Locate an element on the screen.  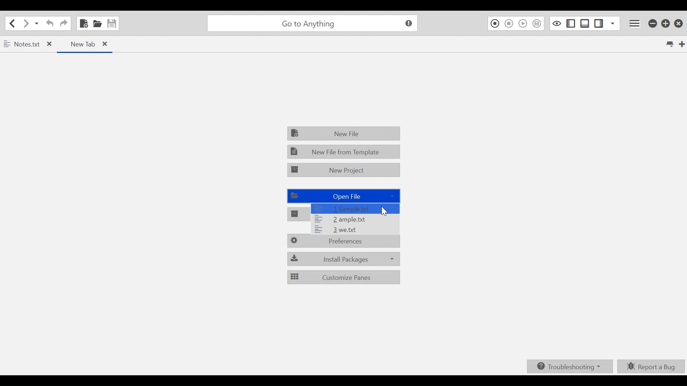
Redo is located at coordinates (64, 23).